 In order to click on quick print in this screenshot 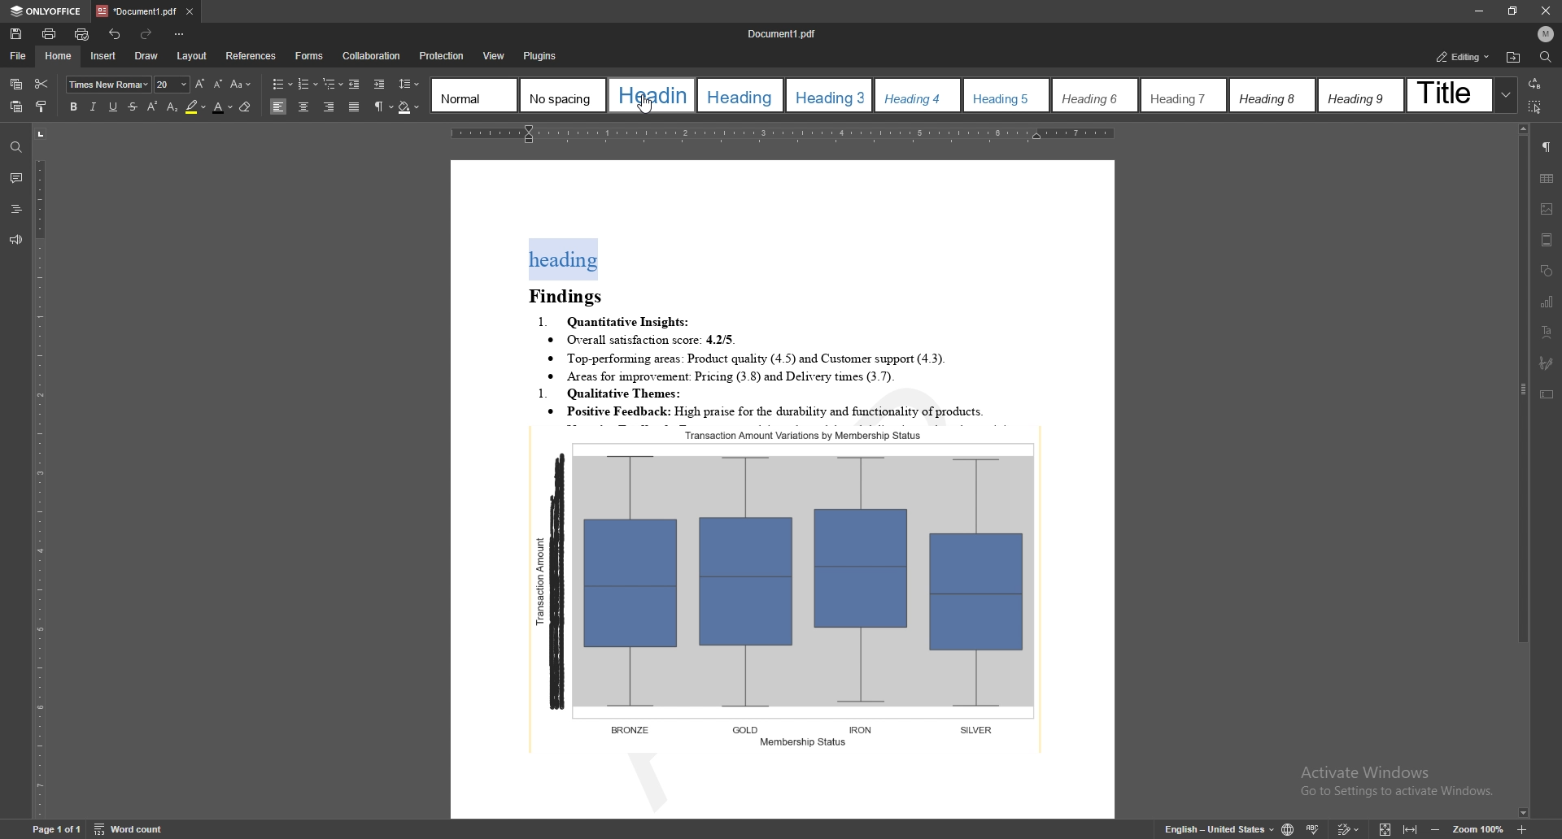, I will do `click(82, 35)`.